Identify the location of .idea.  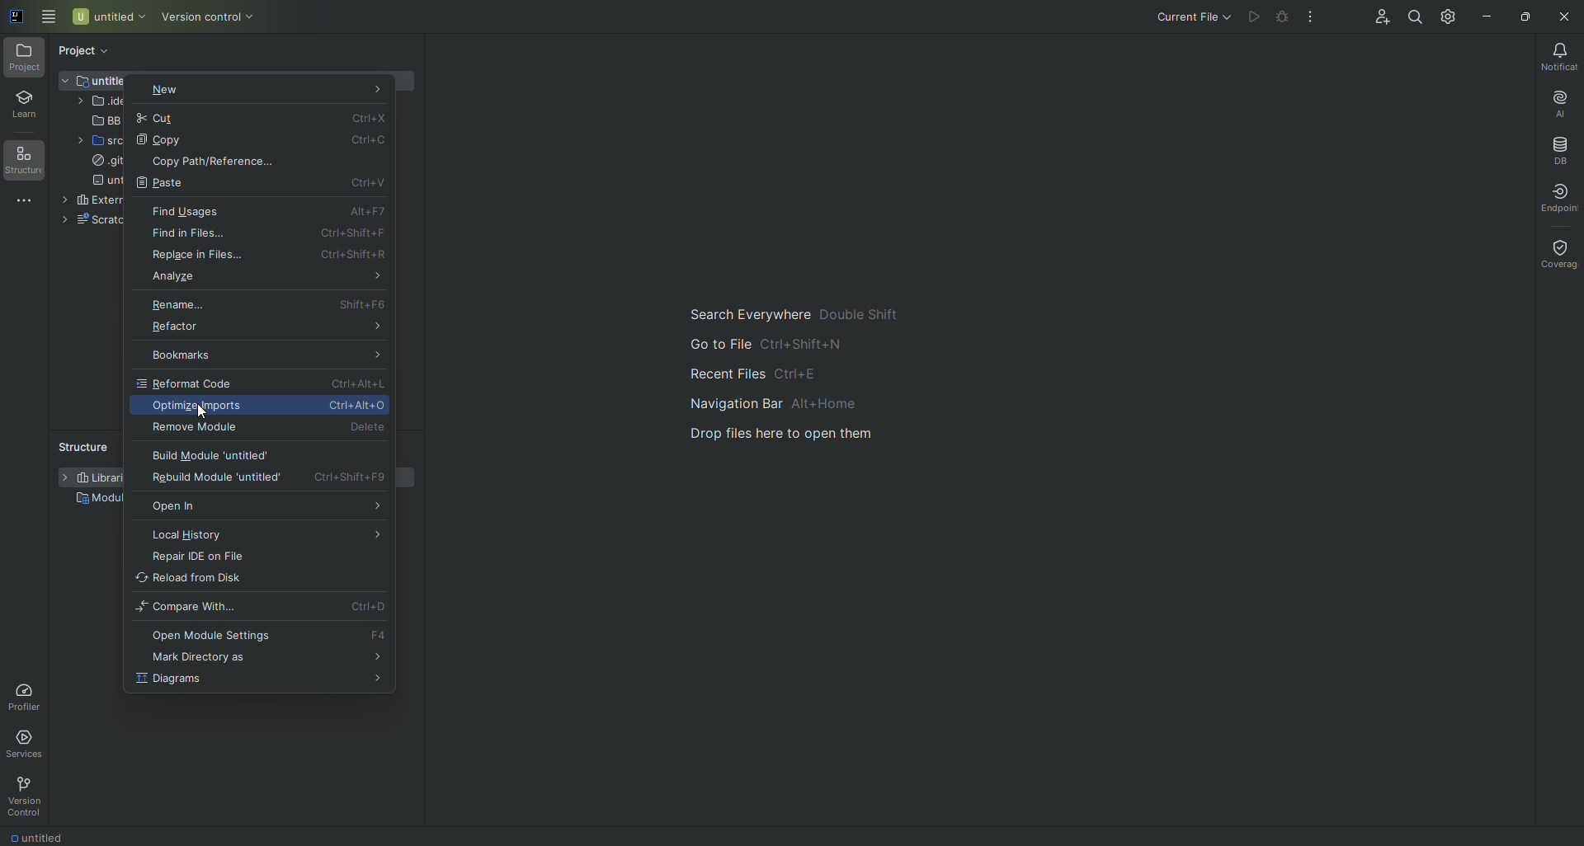
(101, 103).